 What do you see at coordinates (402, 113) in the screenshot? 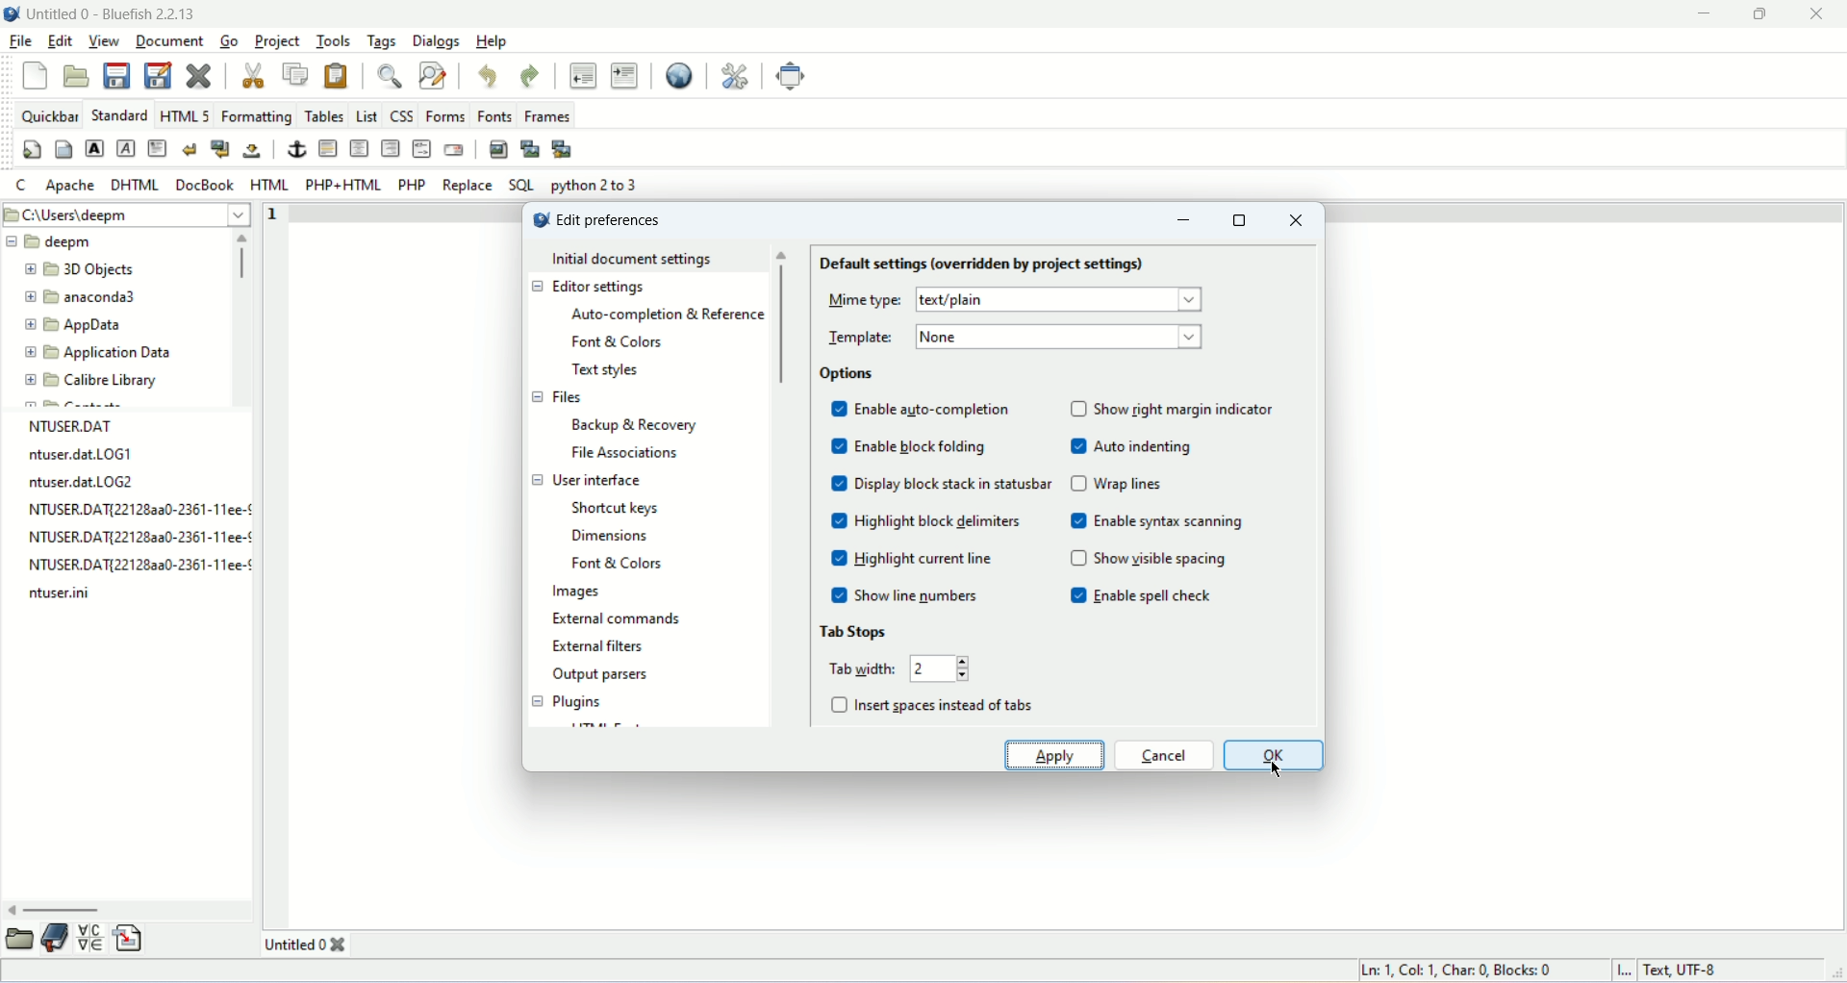
I see `CSS` at bounding box center [402, 113].